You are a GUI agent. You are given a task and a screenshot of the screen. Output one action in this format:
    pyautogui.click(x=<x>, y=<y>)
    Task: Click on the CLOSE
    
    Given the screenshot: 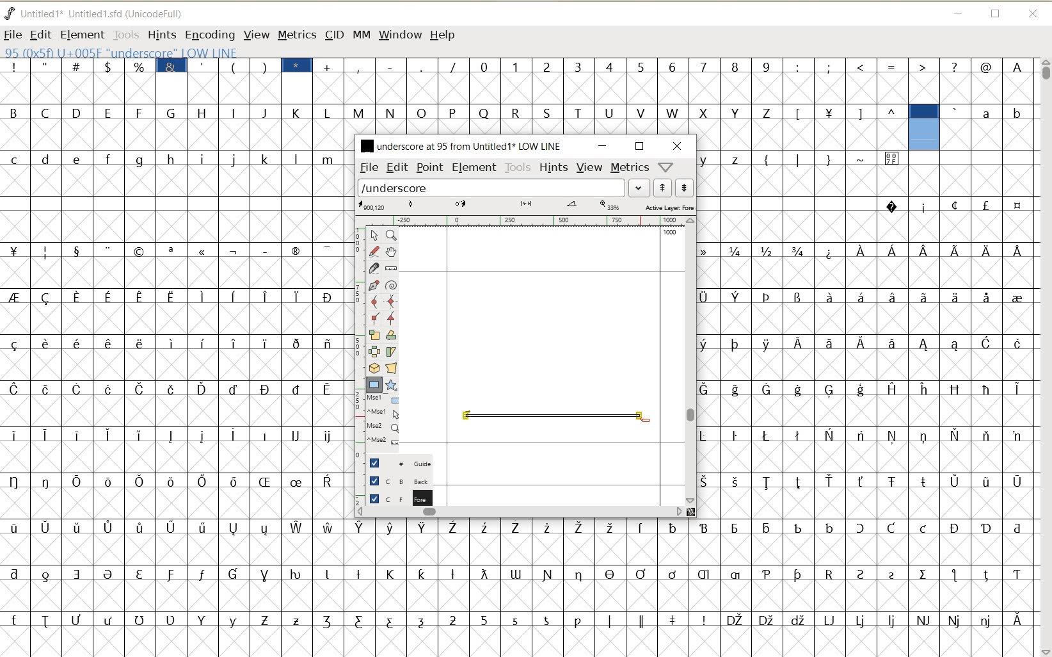 What is the action you would take?
    pyautogui.click(x=678, y=146)
    